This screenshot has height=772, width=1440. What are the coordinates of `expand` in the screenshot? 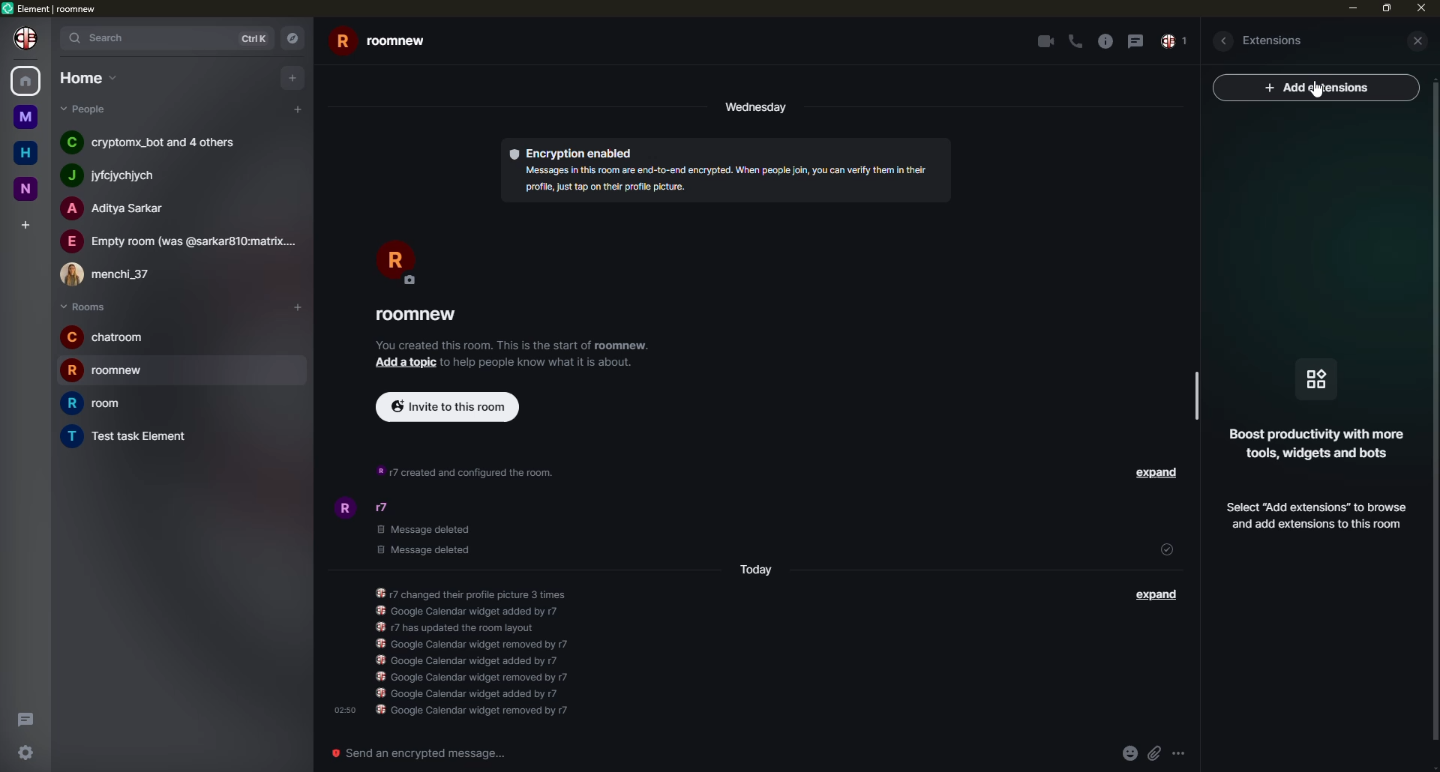 It's located at (1157, 473).